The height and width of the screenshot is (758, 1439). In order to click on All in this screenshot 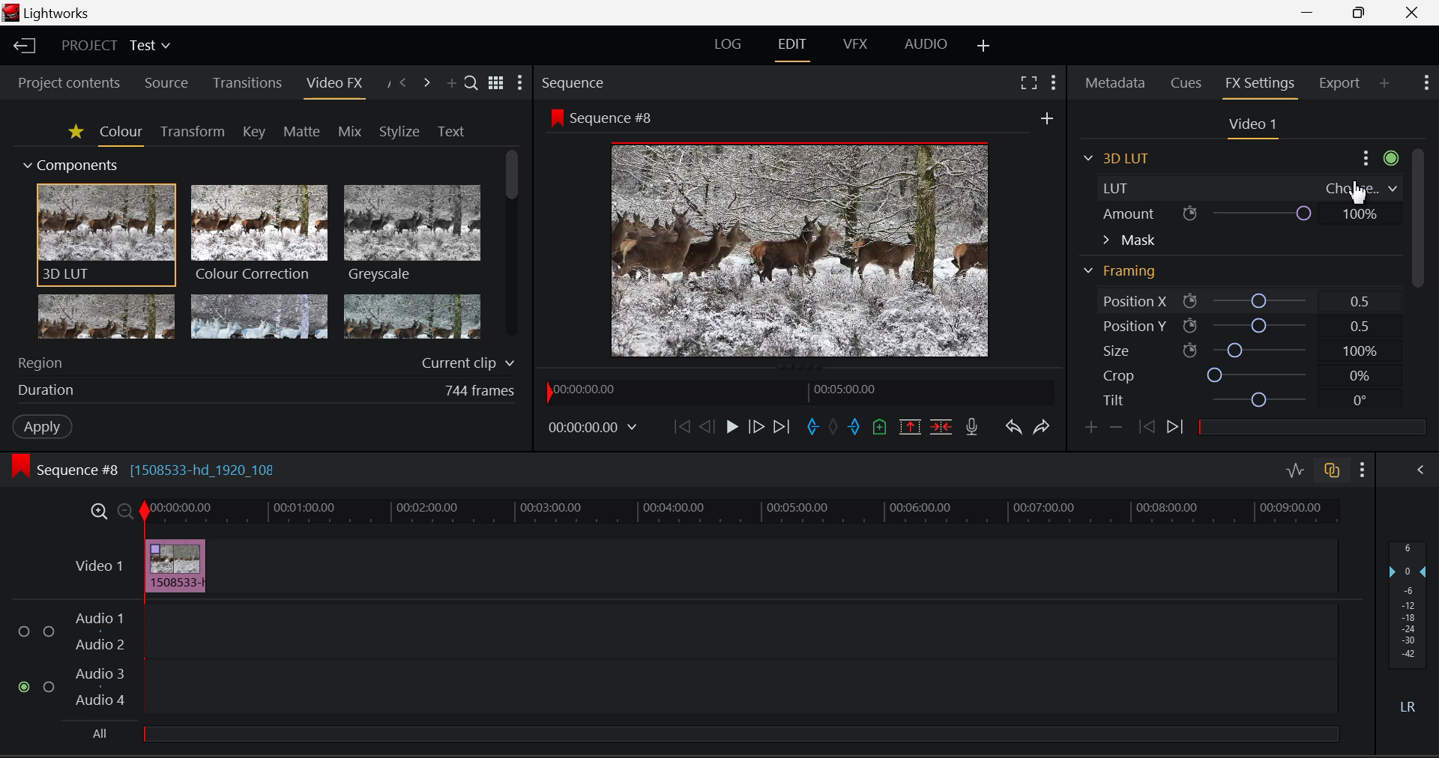, I will do `click(714, 733)`.